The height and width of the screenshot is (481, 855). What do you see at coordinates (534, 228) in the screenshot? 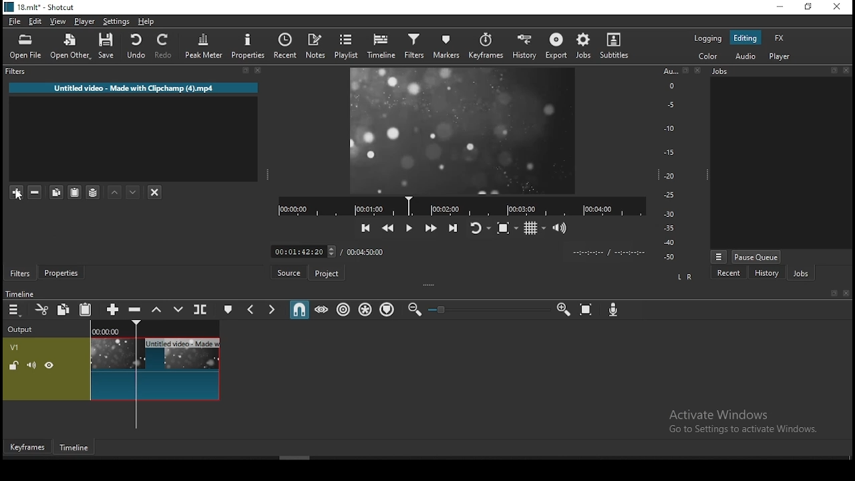
I see `toggle grids display` at bounding box center [534, 228].